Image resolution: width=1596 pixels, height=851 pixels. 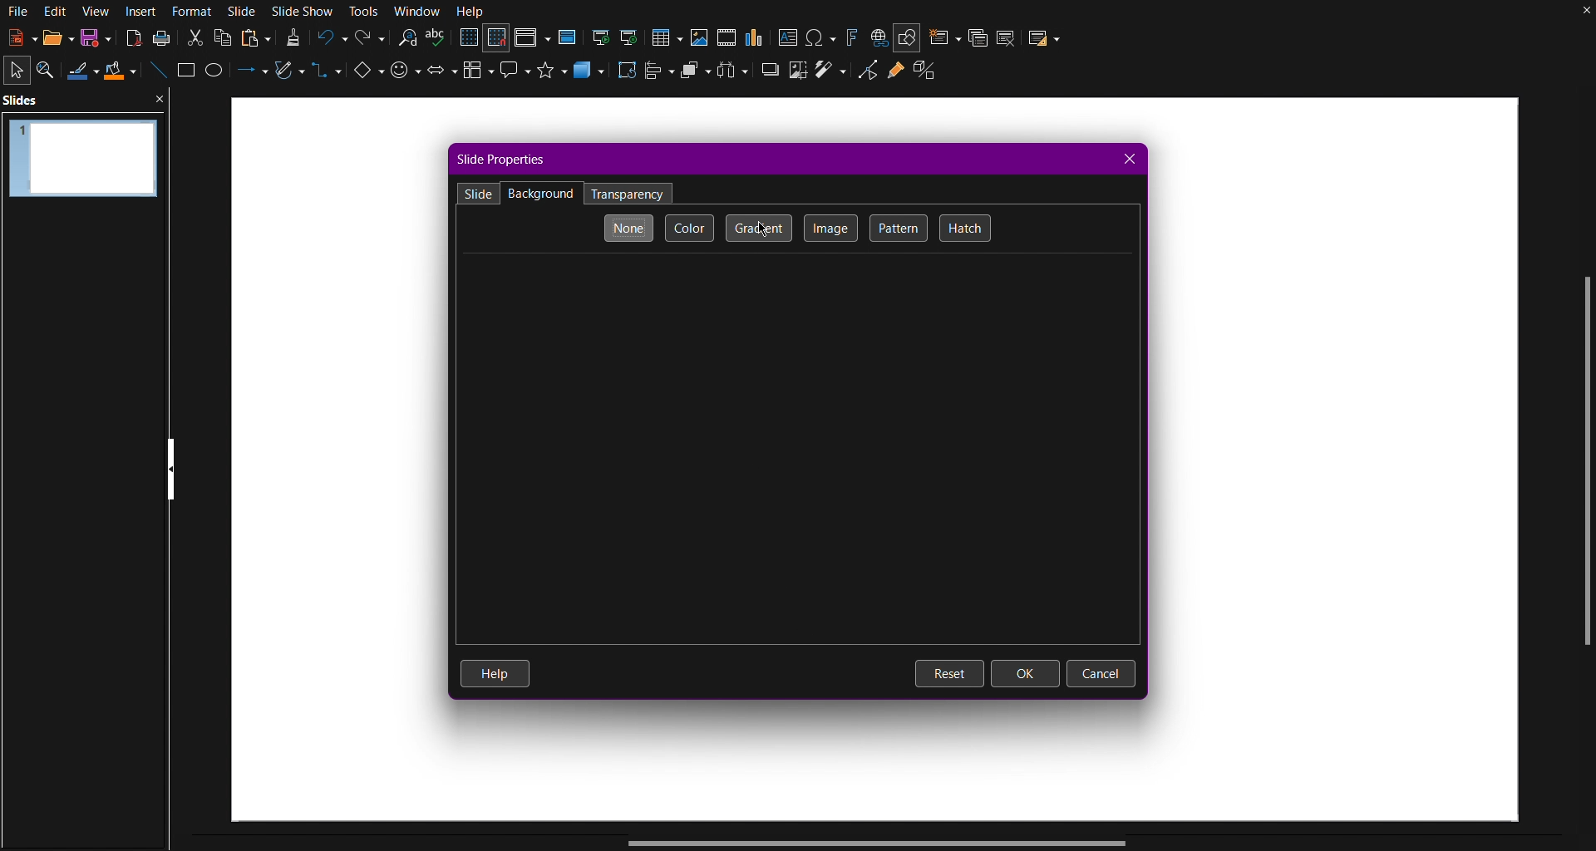 What do you see at coordinates (441, 76) in the screenshot?
I see `Block Arrows` at bounding box center [441, 76].